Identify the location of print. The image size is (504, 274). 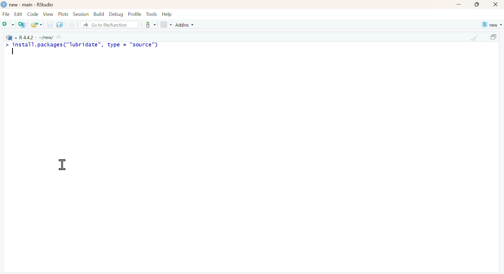
(72, 25).